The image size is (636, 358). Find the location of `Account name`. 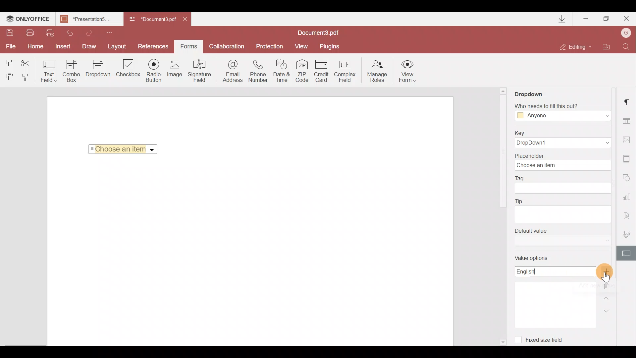

Account name is located at coordinates (624, 33).